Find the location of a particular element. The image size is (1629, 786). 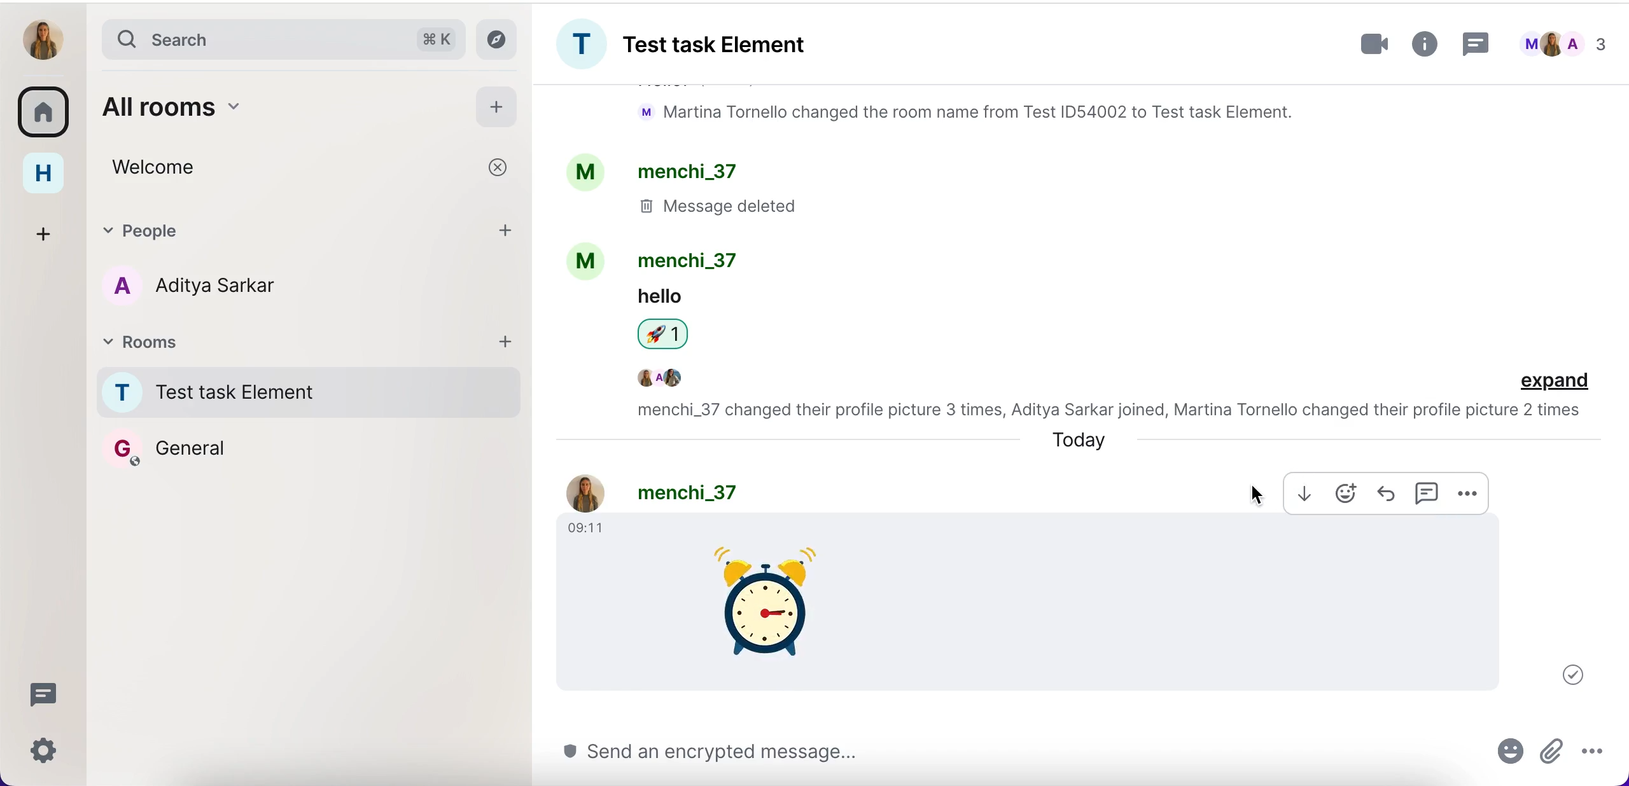

welcome is located at coordinates (251, 166).